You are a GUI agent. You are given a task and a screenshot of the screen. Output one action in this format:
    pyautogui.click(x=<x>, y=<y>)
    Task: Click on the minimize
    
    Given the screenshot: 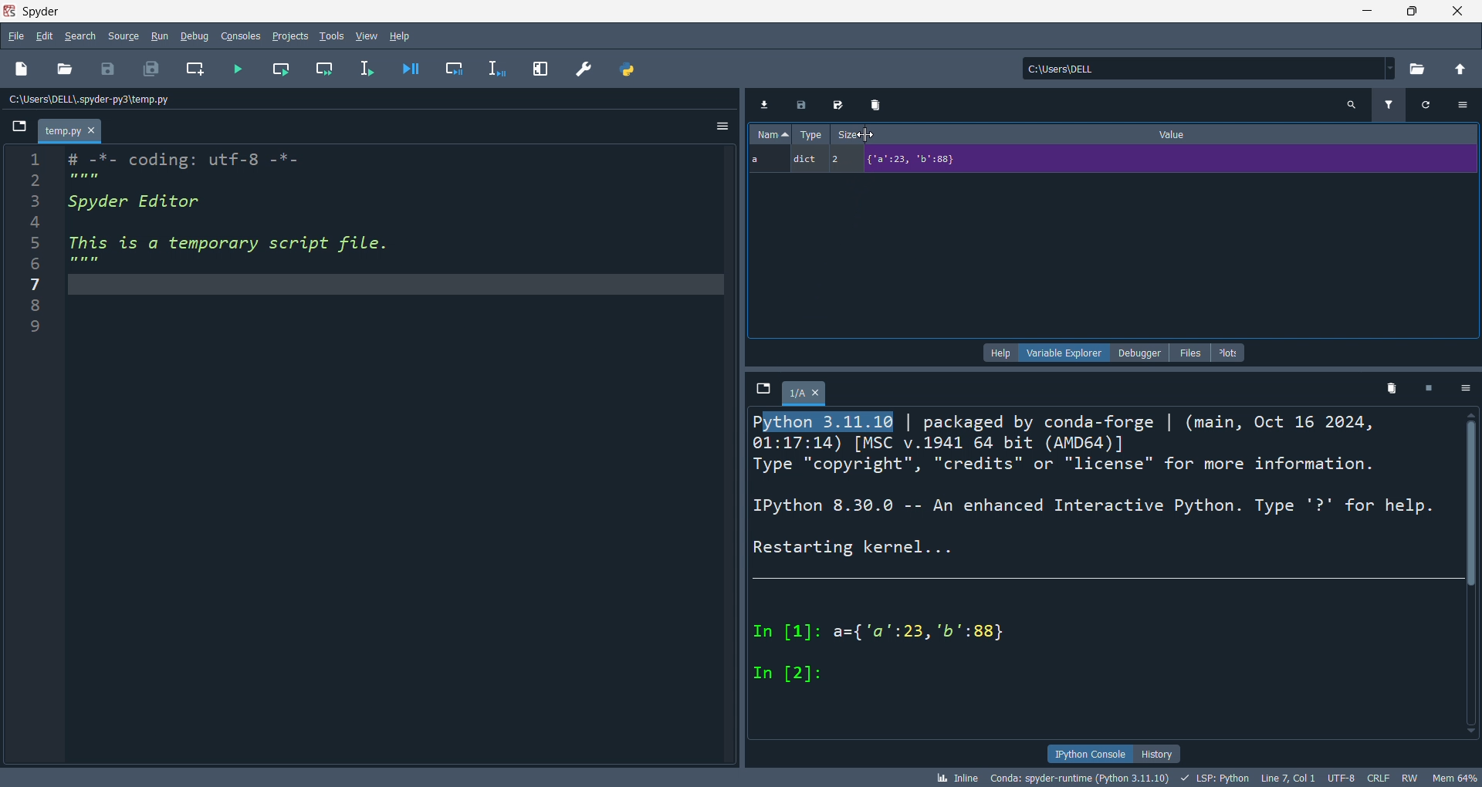 What is the action you would take?
    pyautogui.click(x=1363, y=13)
    